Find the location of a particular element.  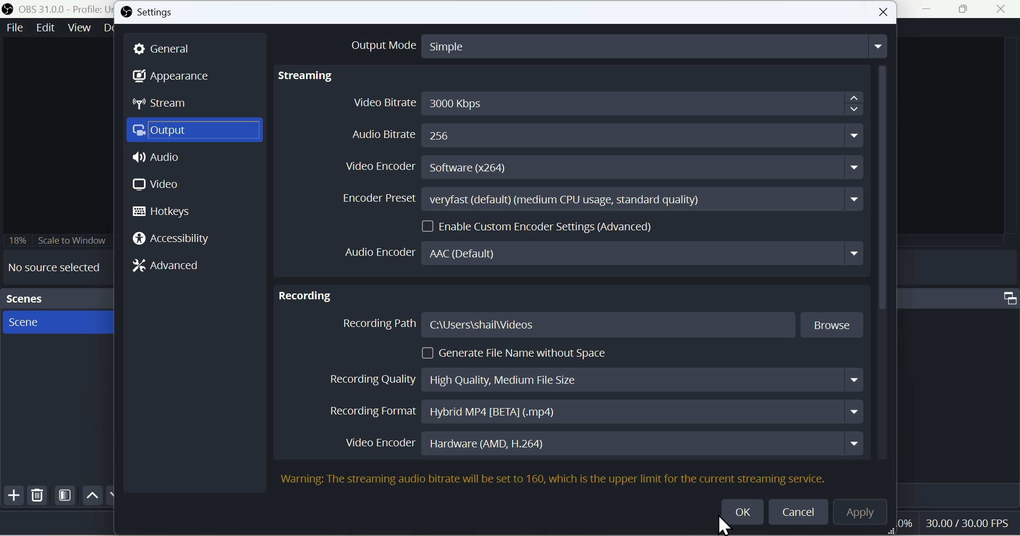

0% is located at coordinates (904, 523).